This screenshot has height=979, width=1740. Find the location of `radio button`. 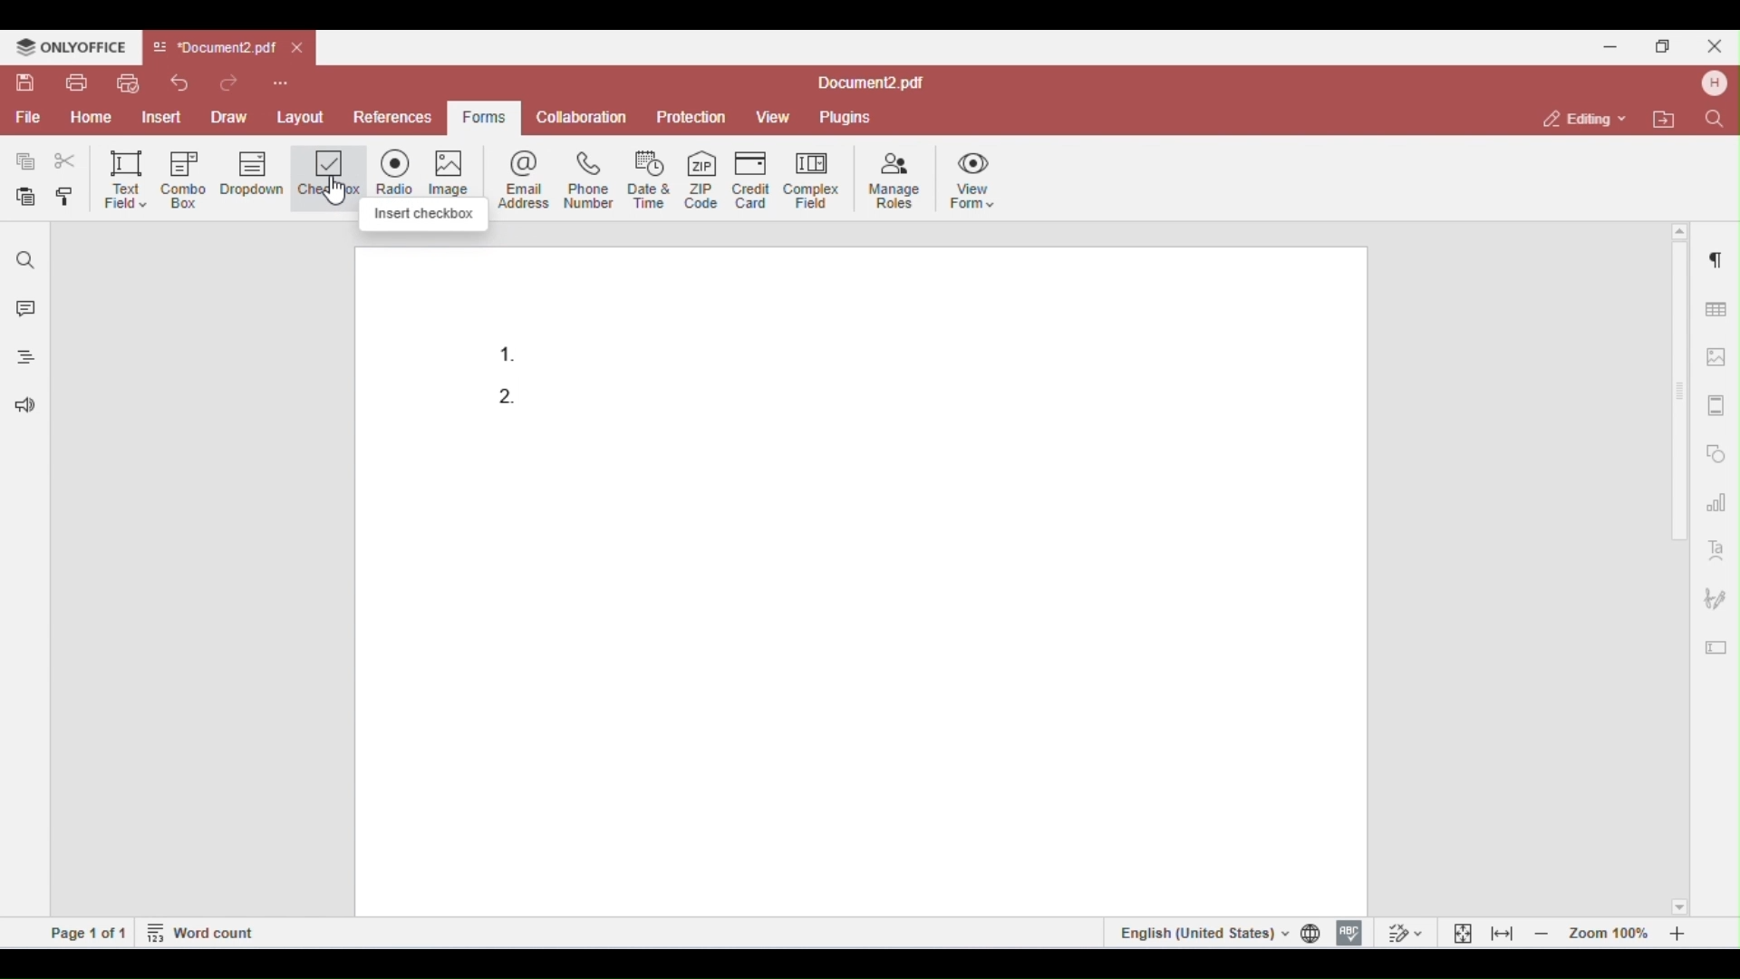

radio button is located at coordinates (401, 170).